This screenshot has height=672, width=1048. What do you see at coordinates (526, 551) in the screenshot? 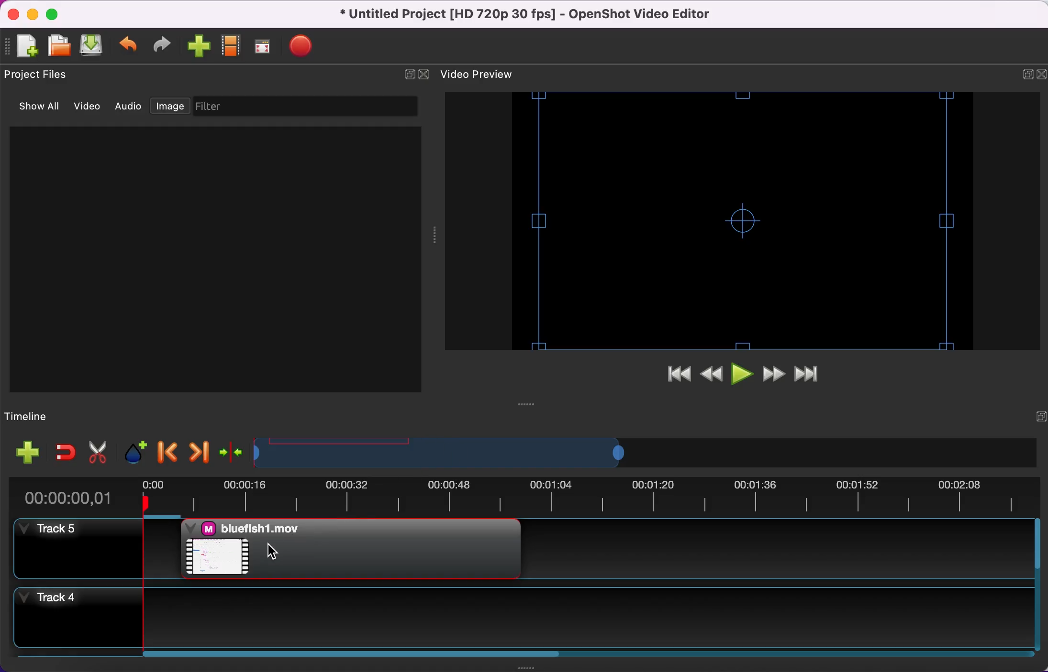
I see `track 5` at bounding box center [526, 551].